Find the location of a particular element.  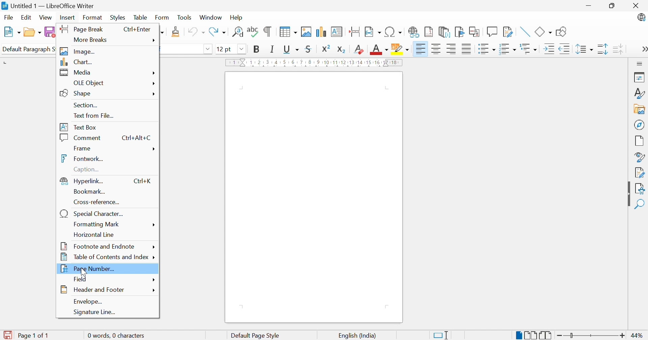

Insert field is located at coordinates (374, 31).